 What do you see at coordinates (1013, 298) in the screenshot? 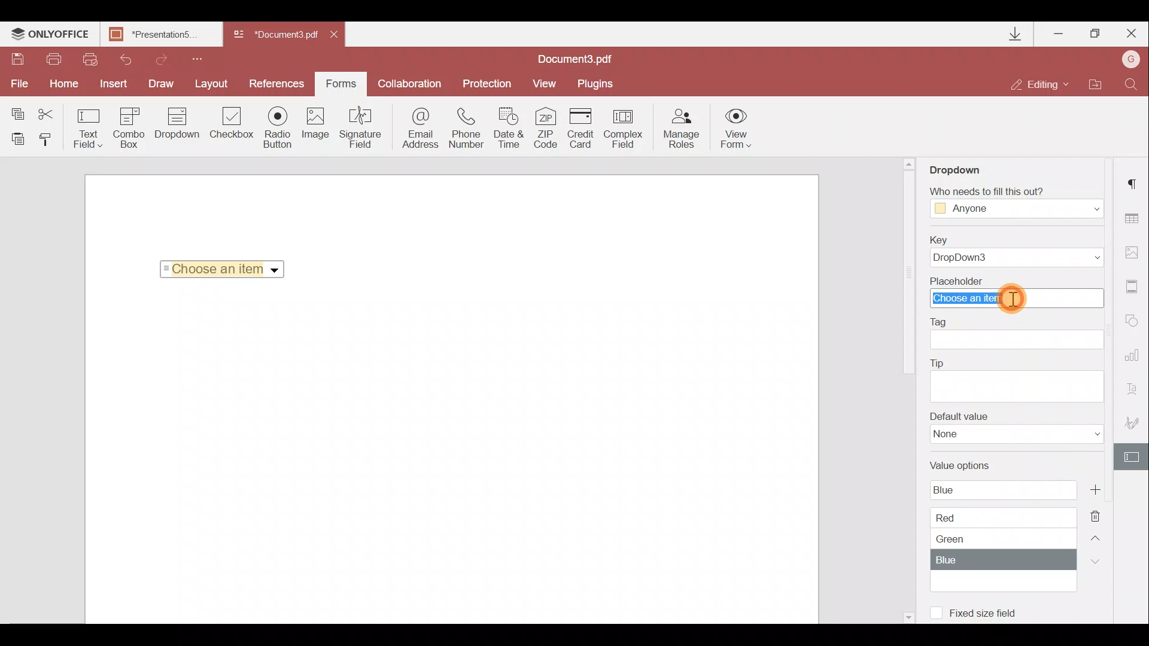
I see `Cursor` at bounding box center [1013, 298].